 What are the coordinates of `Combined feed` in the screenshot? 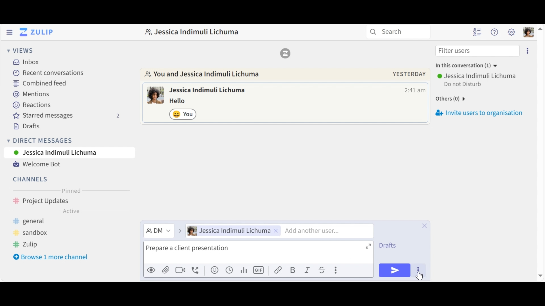 It's located at (41, 83).